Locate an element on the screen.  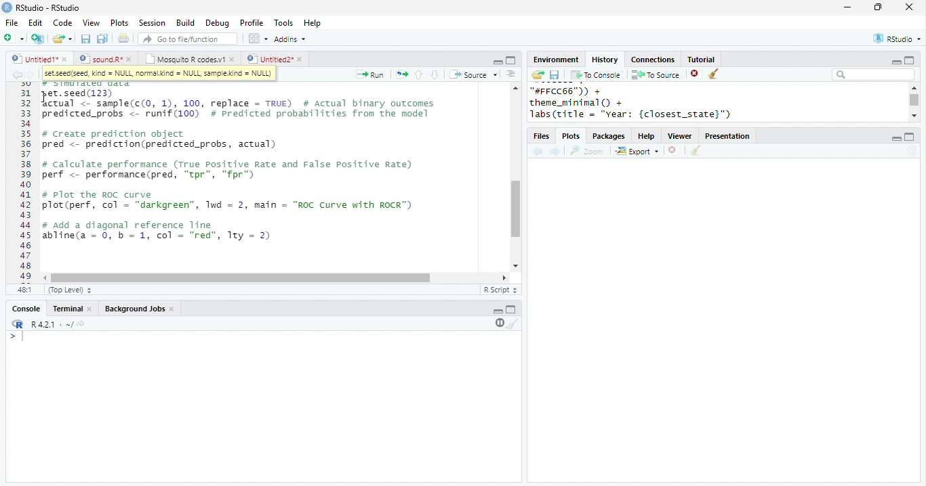
forward is located at coordinates (556, 152).